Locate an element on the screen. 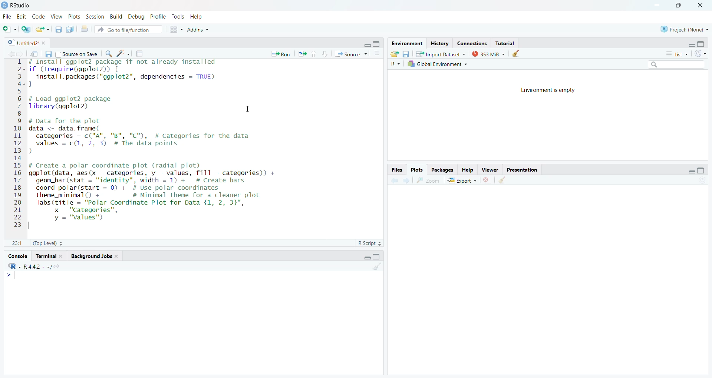 Image resolution: width=712 pixels, height=378 pixels. Help is located at coordinates (468, 170).